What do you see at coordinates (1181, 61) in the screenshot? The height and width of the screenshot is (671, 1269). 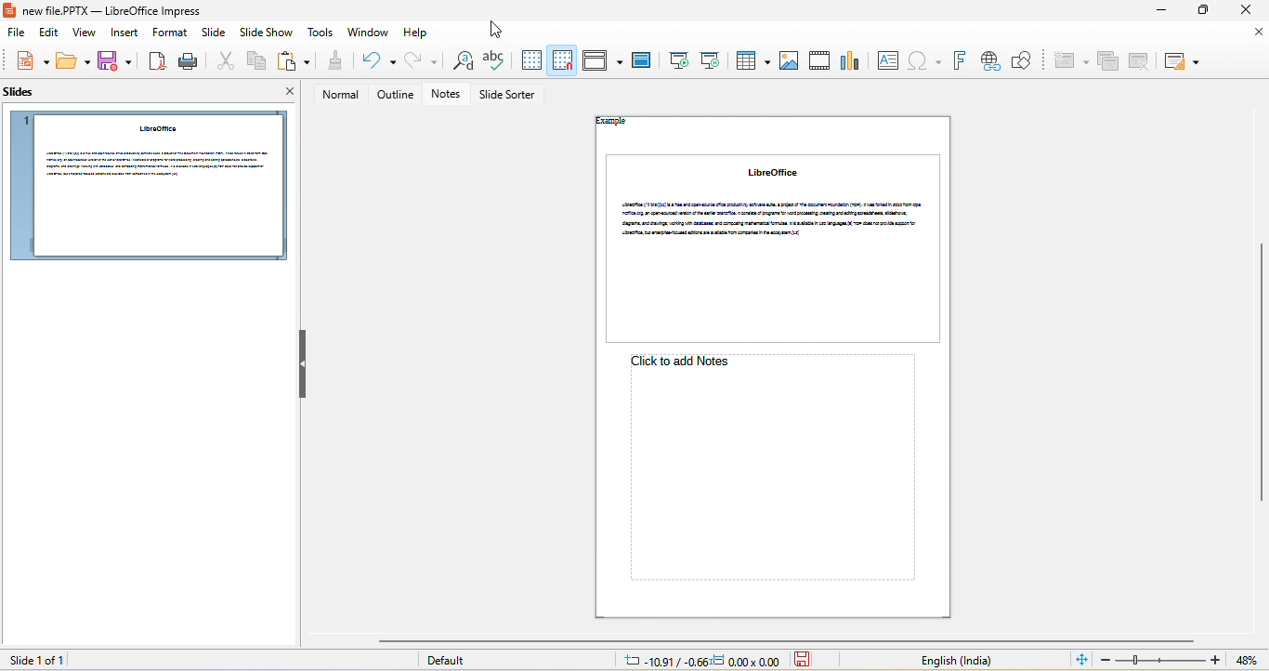 I see `slide layout` at bounding box center [1181, 61].